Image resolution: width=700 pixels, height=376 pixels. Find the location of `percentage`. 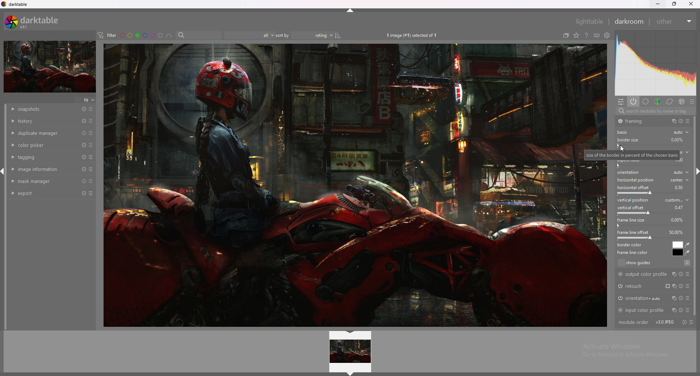

percentage is located at coordinates (681, 187).